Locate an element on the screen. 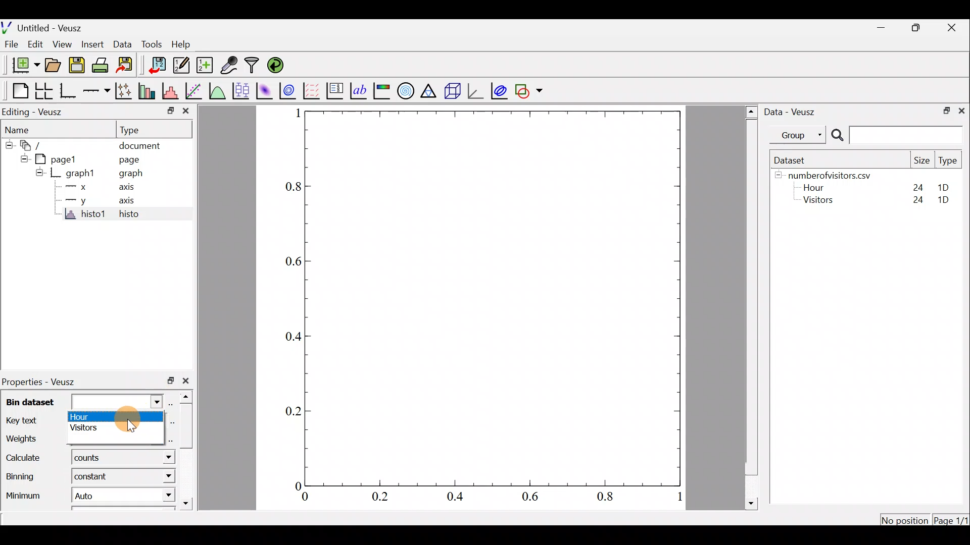  histogram of a dataset is located at coordinates (171, 88).